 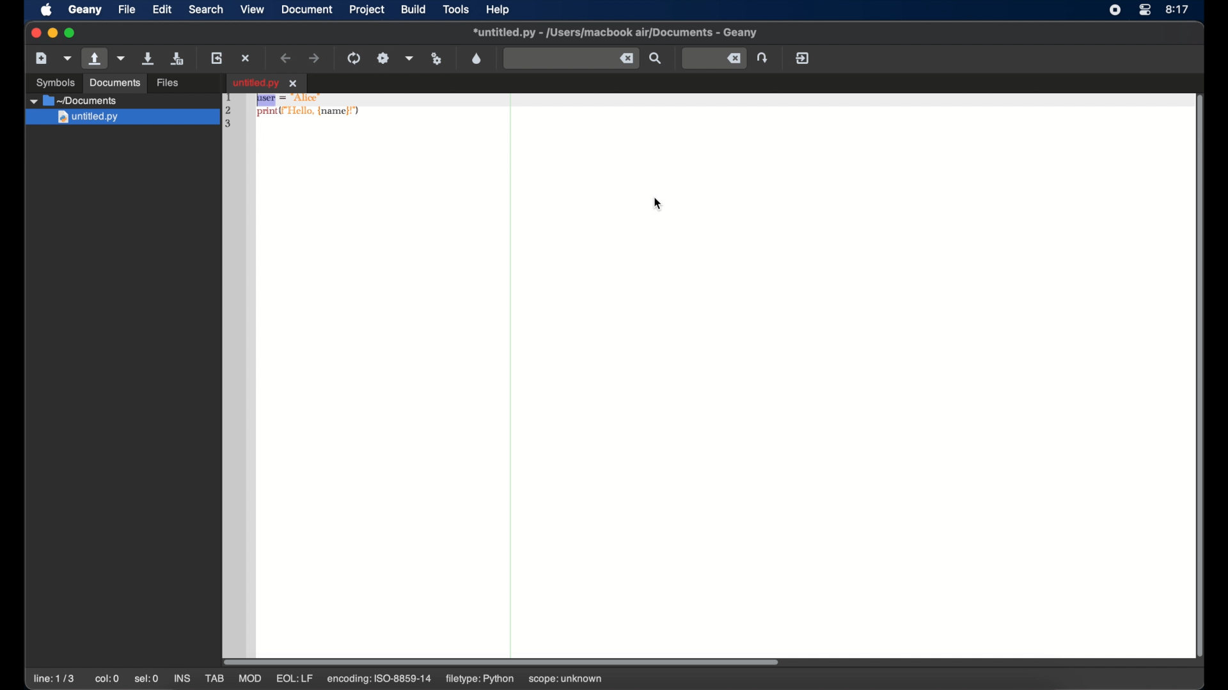 What do you see at coordinates (146, 680) in the screenshot?
I see `sel:0` at bounding box center [146, 680].